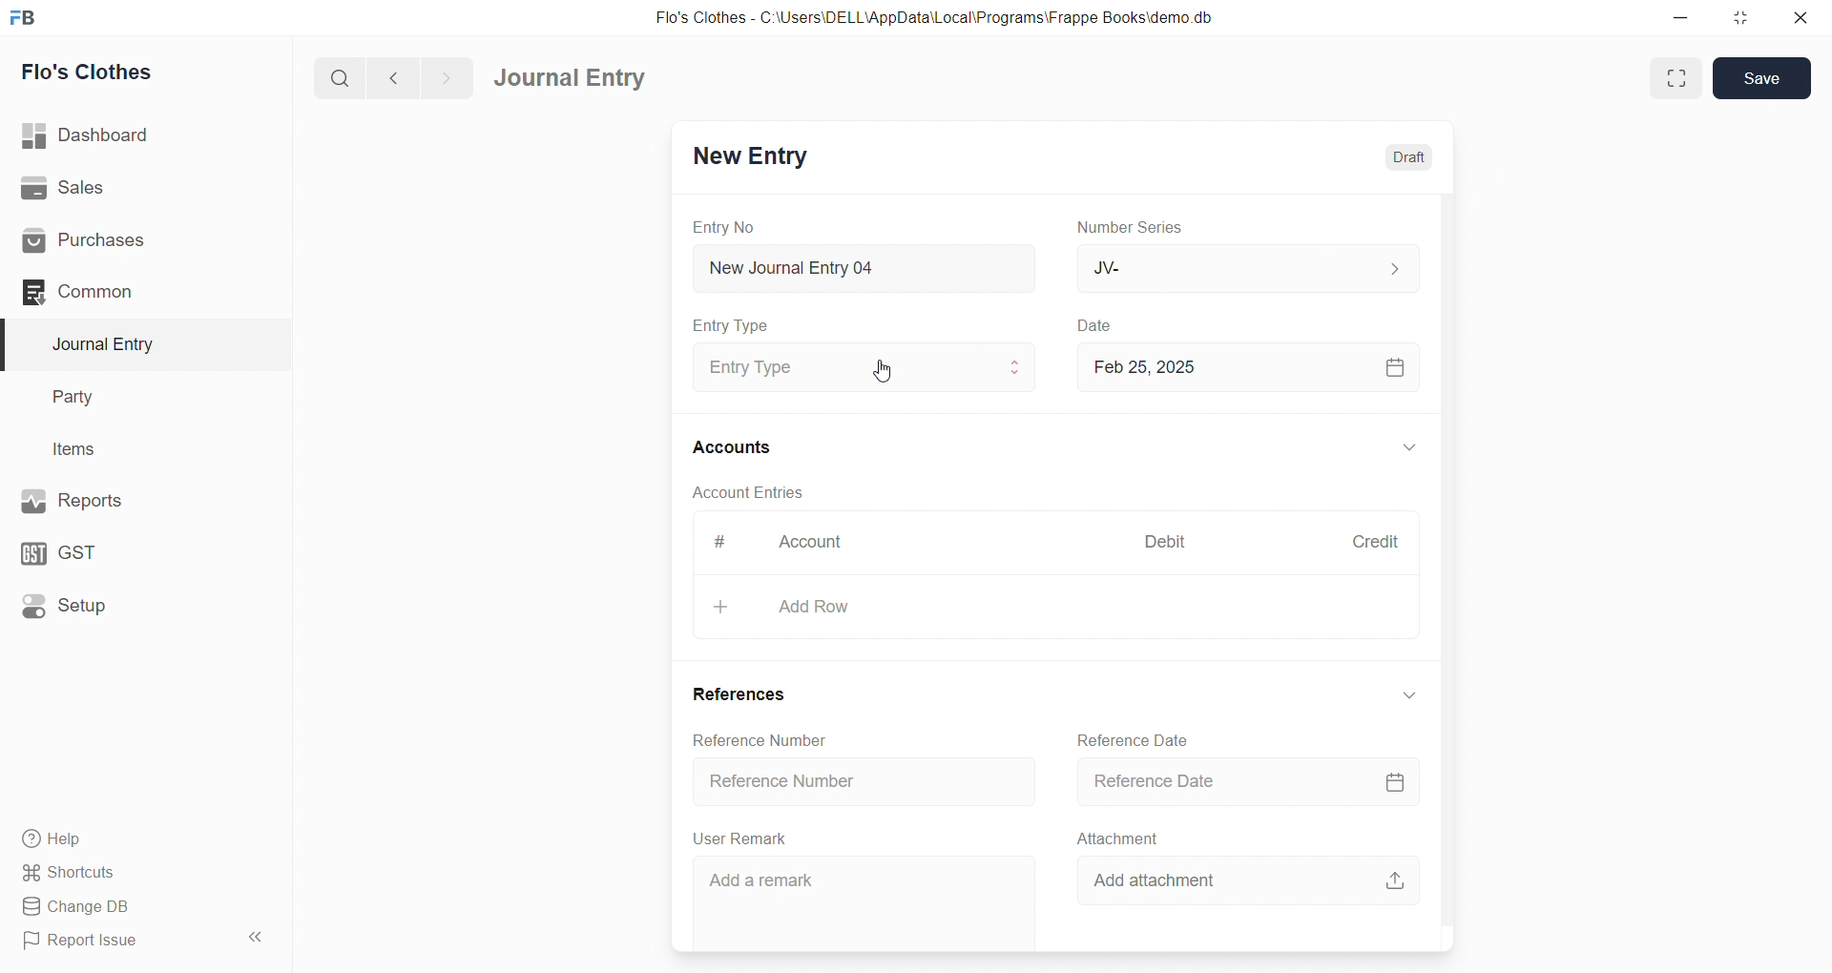 The width and height of the screenshot is (1832, 973). What do you see at coordinates (720, 544) in the screenshot?
I see `#` at bounding box center [720, 544].